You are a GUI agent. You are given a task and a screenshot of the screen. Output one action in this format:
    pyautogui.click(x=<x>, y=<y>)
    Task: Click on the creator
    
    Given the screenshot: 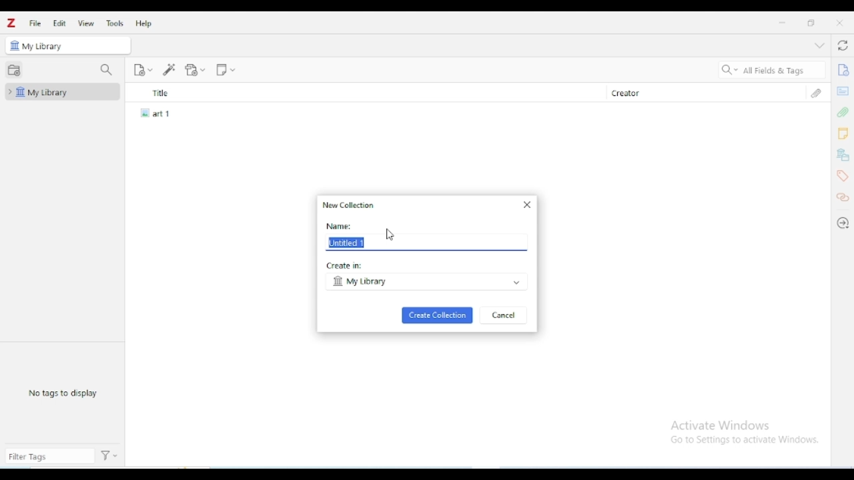 What is the action you would take?
    pyautogui.click(x=696, y=93)
    